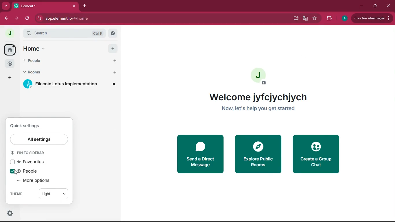  What do you see at coordinates (115, 72) in the screenshot?
I see `Add room` at bounding box center [115, 72].